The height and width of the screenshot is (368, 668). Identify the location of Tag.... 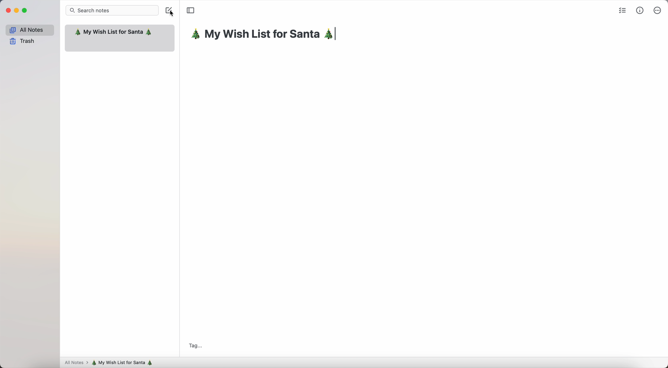
(195, 346).